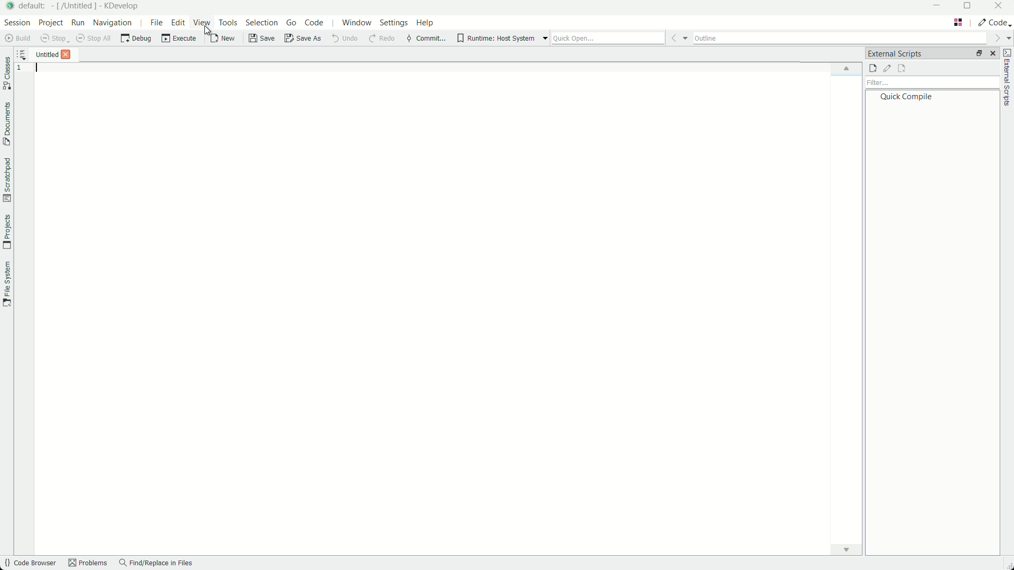 The height and width of the screenshot is (570, 1014). I want to click on workspace, so click(452, 313).